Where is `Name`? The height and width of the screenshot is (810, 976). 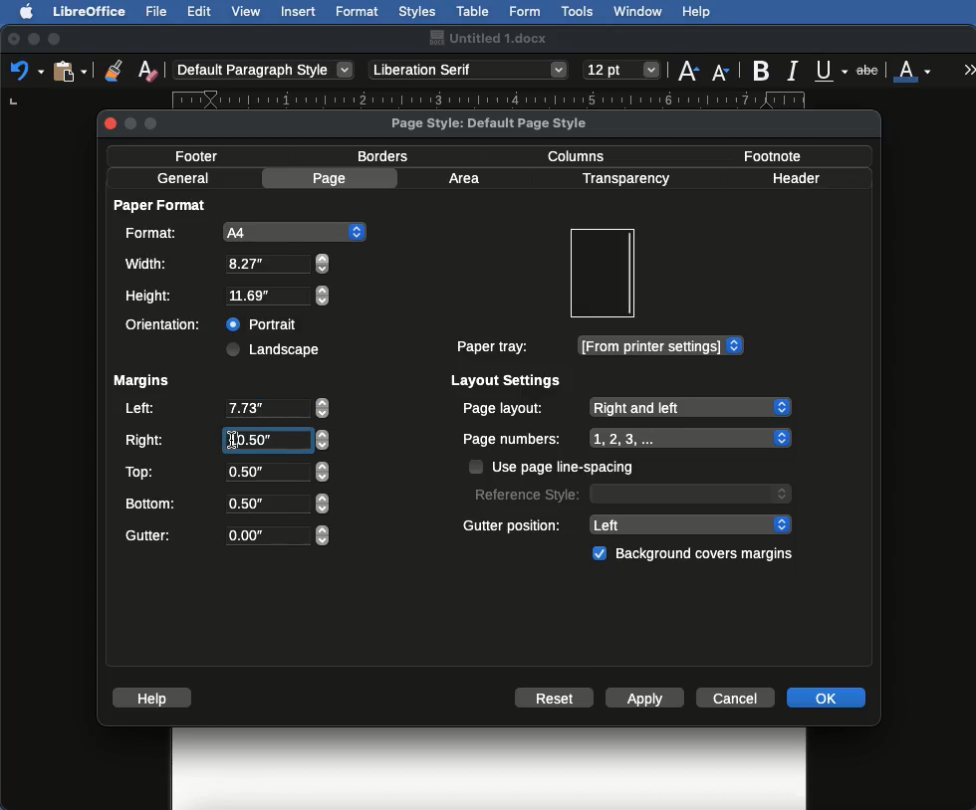 Name is located at coordinates (487, 38).